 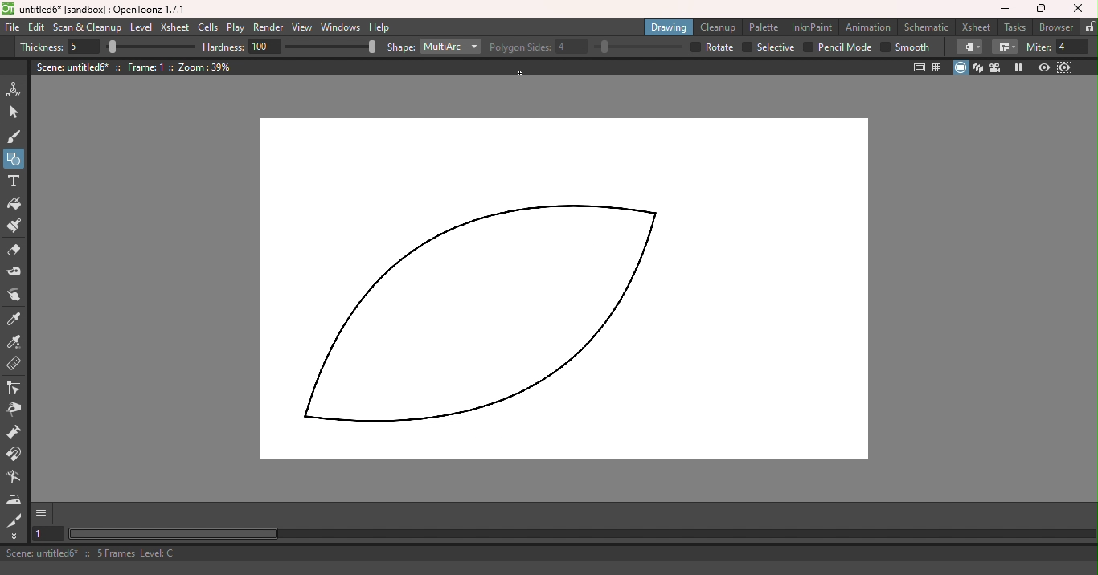 I want to click on Miter, so click(x=1058, y=47).